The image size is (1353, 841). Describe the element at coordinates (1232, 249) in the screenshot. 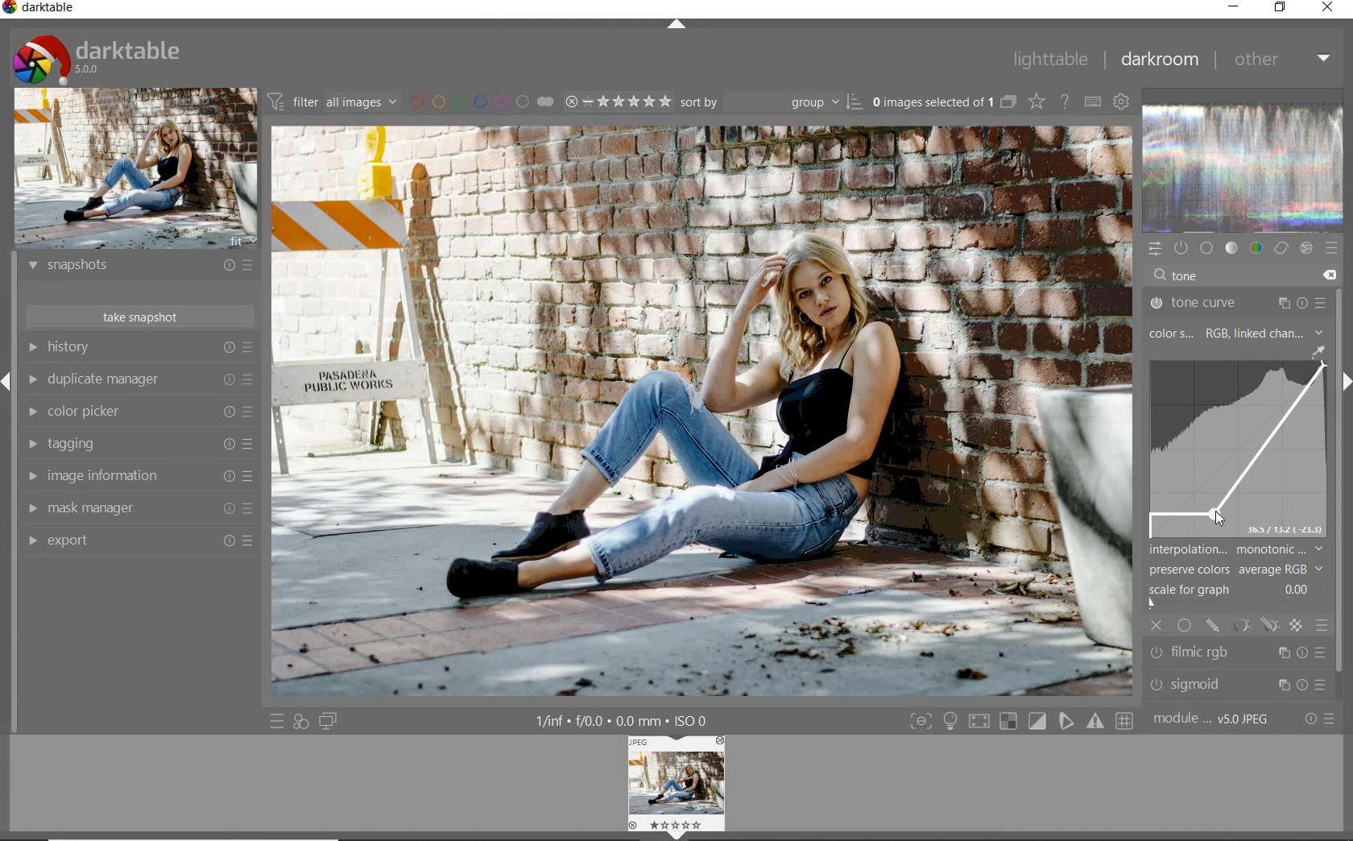

I see `tone` at that location.